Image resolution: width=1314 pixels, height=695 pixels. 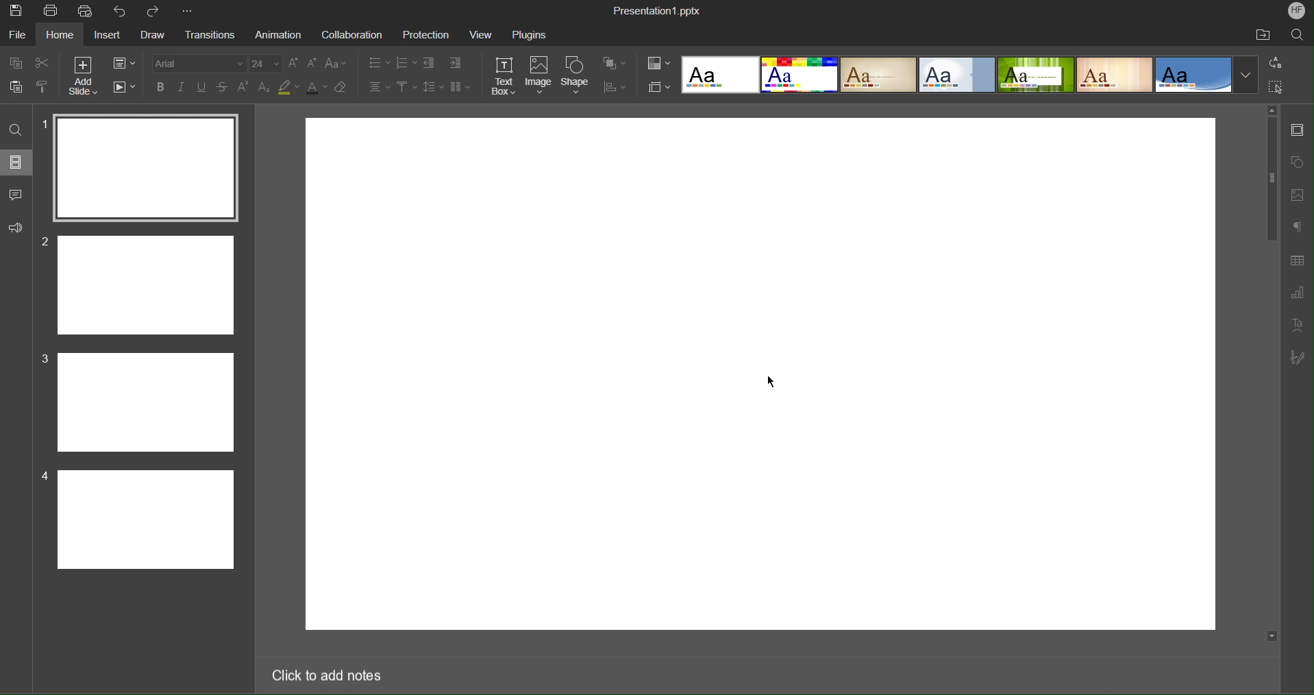 I want to click on clear formatting, so click(x=341, y=88).